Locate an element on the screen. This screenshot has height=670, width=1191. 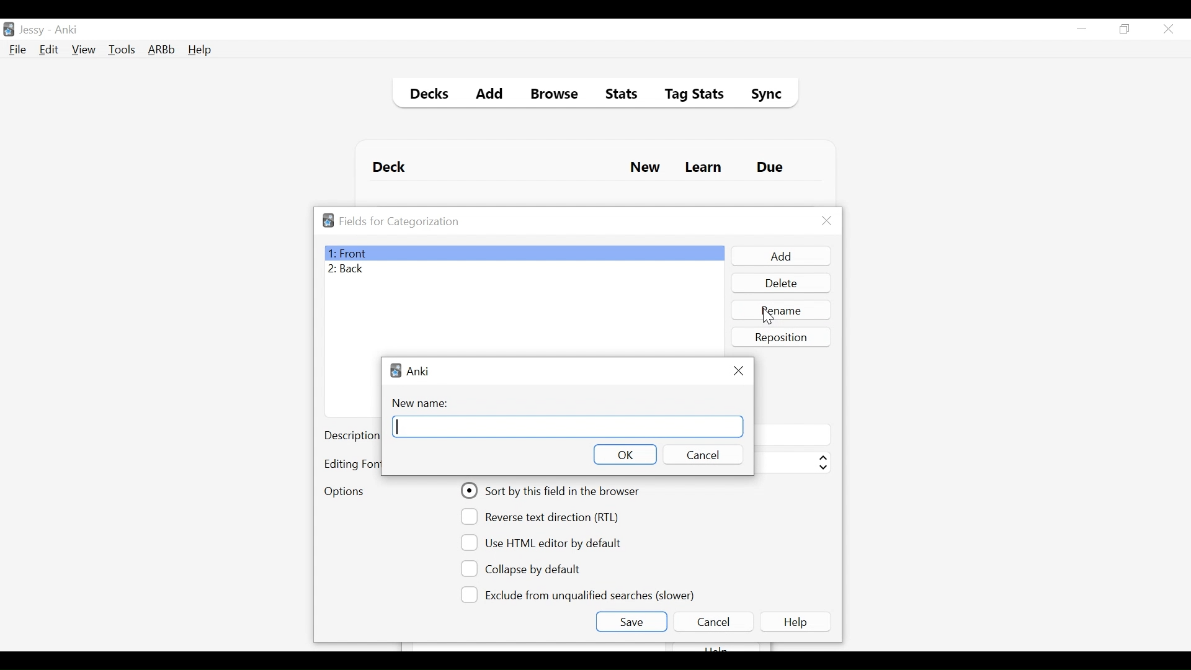
Anki Desktop icon is located at coordinates (9, 30).